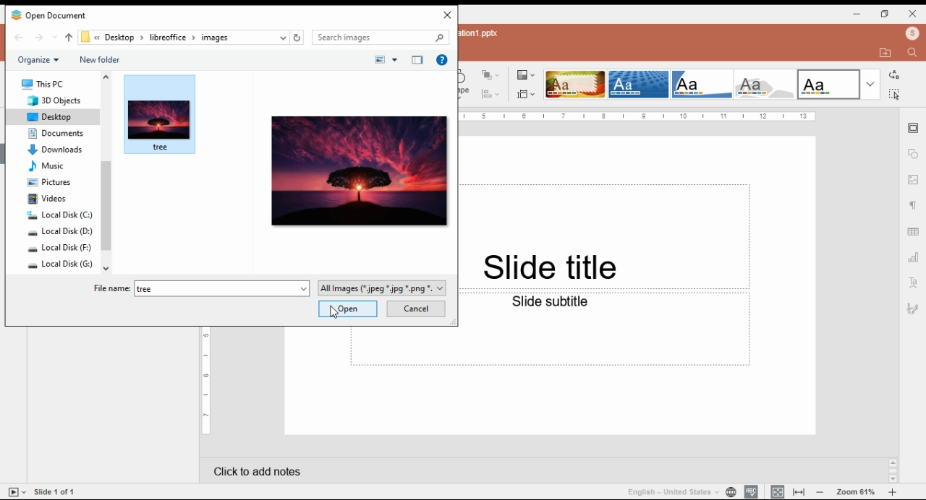 The image size is (926, 500). What do you see at coordinates (857, 14) in the screenshot?
I see `minimize` at bounding box center [857, 14].